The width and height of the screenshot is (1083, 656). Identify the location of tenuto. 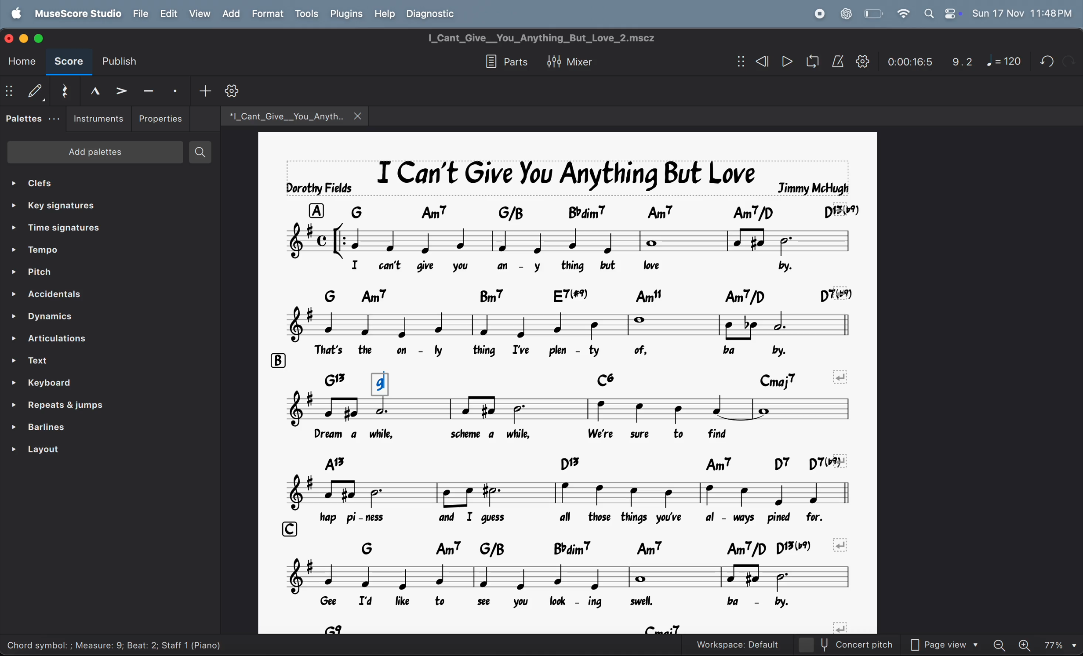
(151, 90).